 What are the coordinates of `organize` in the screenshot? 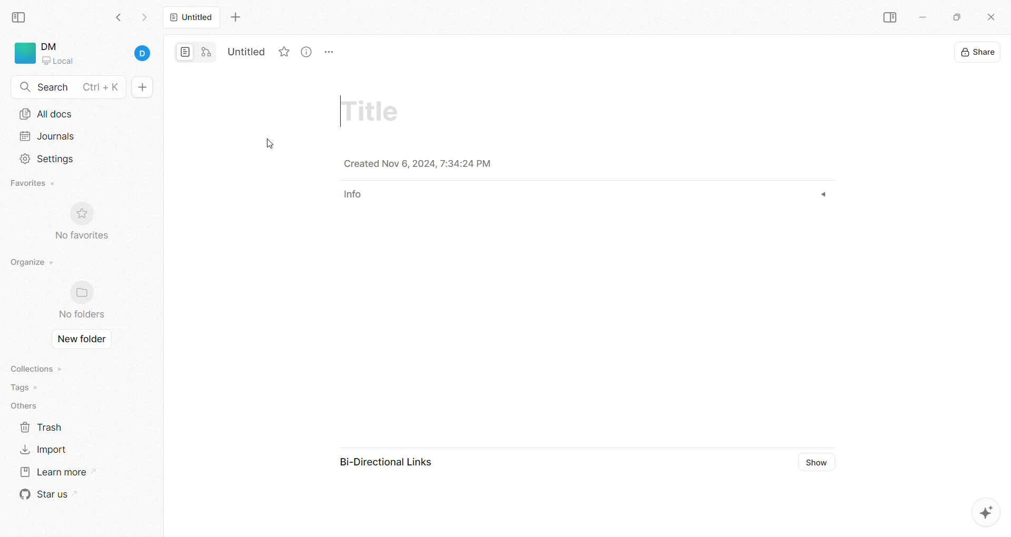 It's located at (29, 263).